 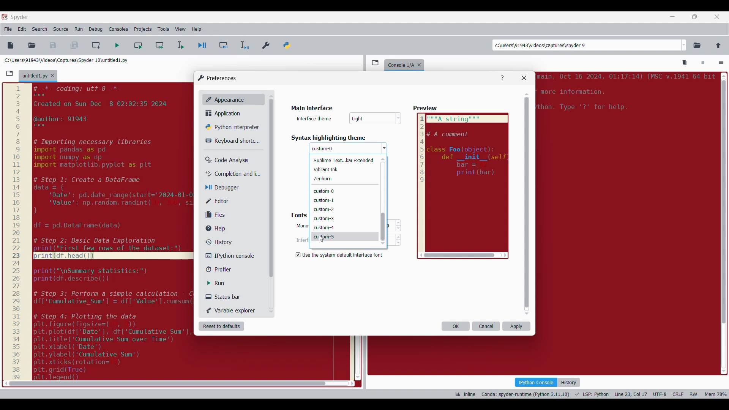 I want to click on Run current cell, so click(x=138, y=45).